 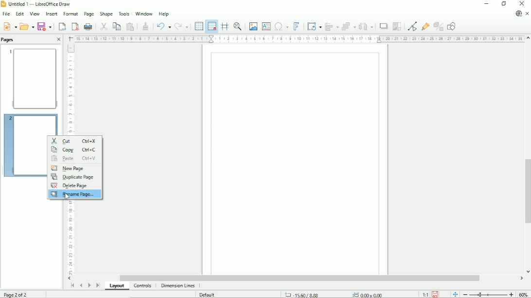 I want to click on Canvas, so click(x=296, y=160).